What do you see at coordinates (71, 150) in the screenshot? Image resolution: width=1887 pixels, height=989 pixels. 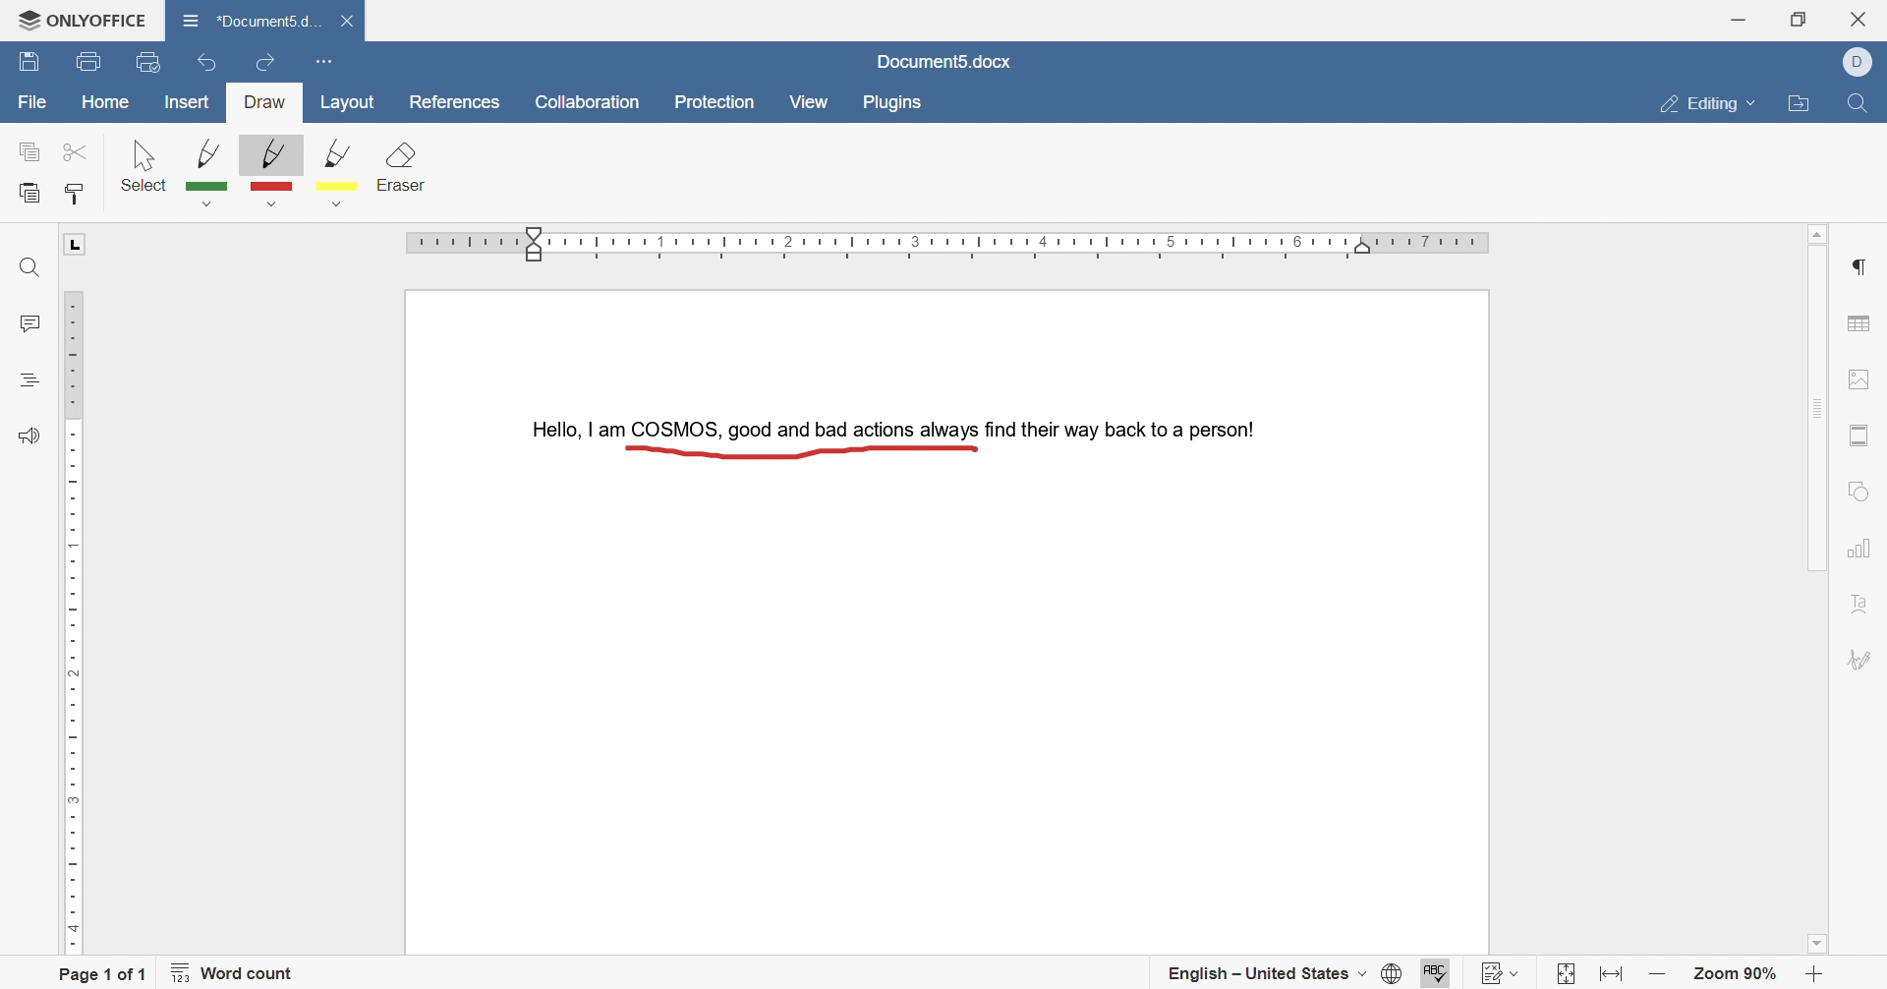 I see `cut` at bounding box center [71, 150].